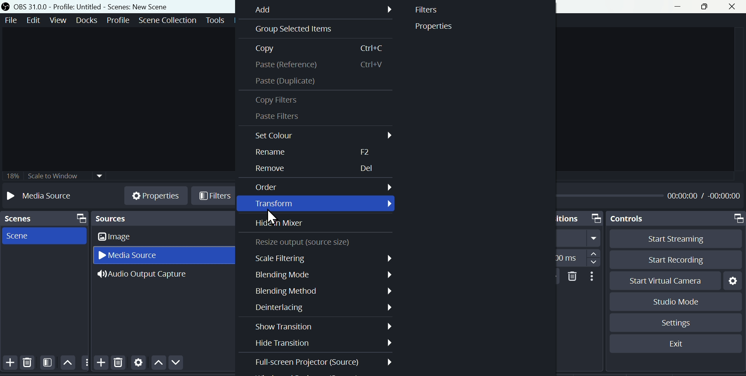 The height and width of the screenshot is (376, 746). Describe the element at coordinates (156, 194) in the screenshot. I see `properties` at that location.